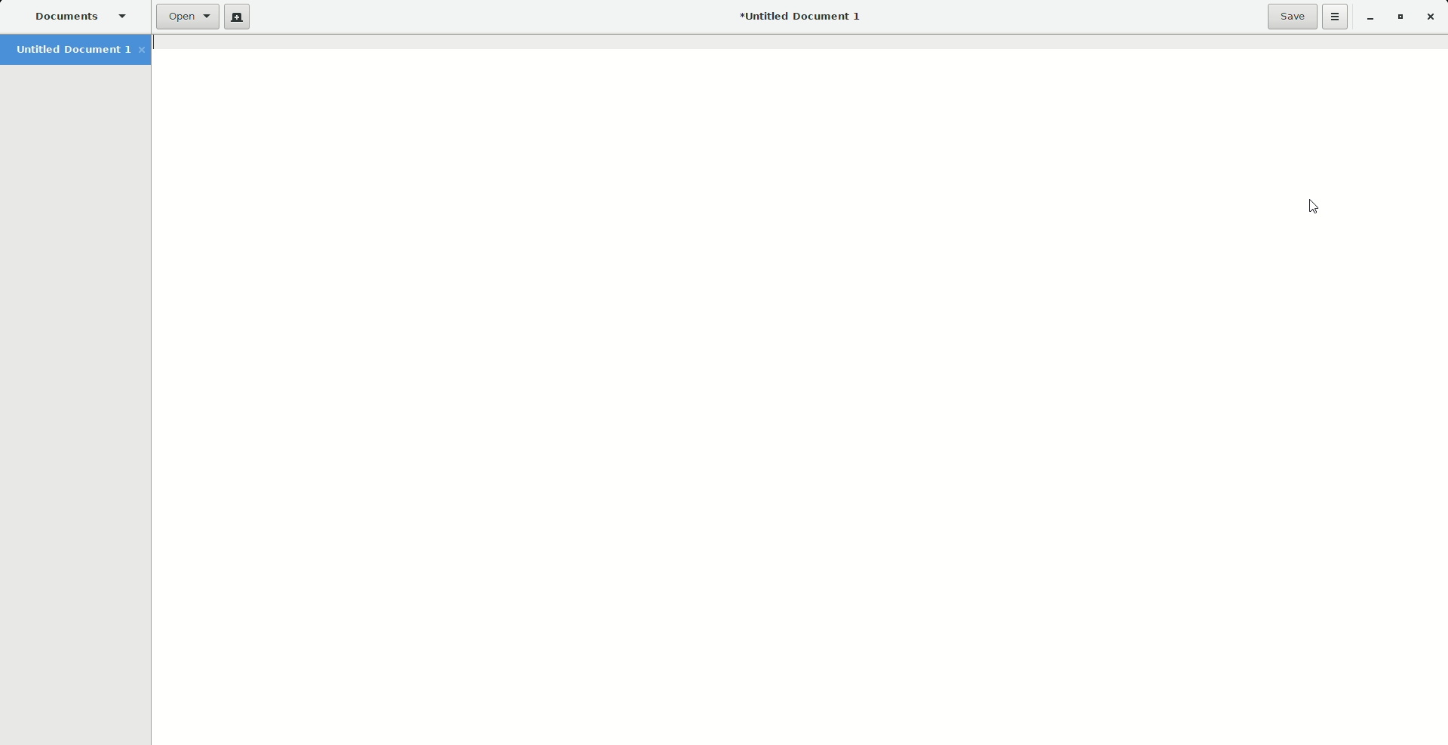 The height and width of the screenshot is (745, 1448). What do you see at coordinates (1336, 17) in the screenshot?
I see `Options` at bounding box center [1336, 17].